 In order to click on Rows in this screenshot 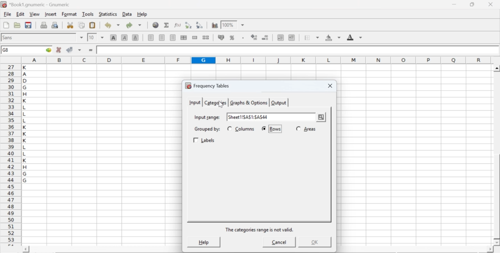, I will do `click(275, 129)`.